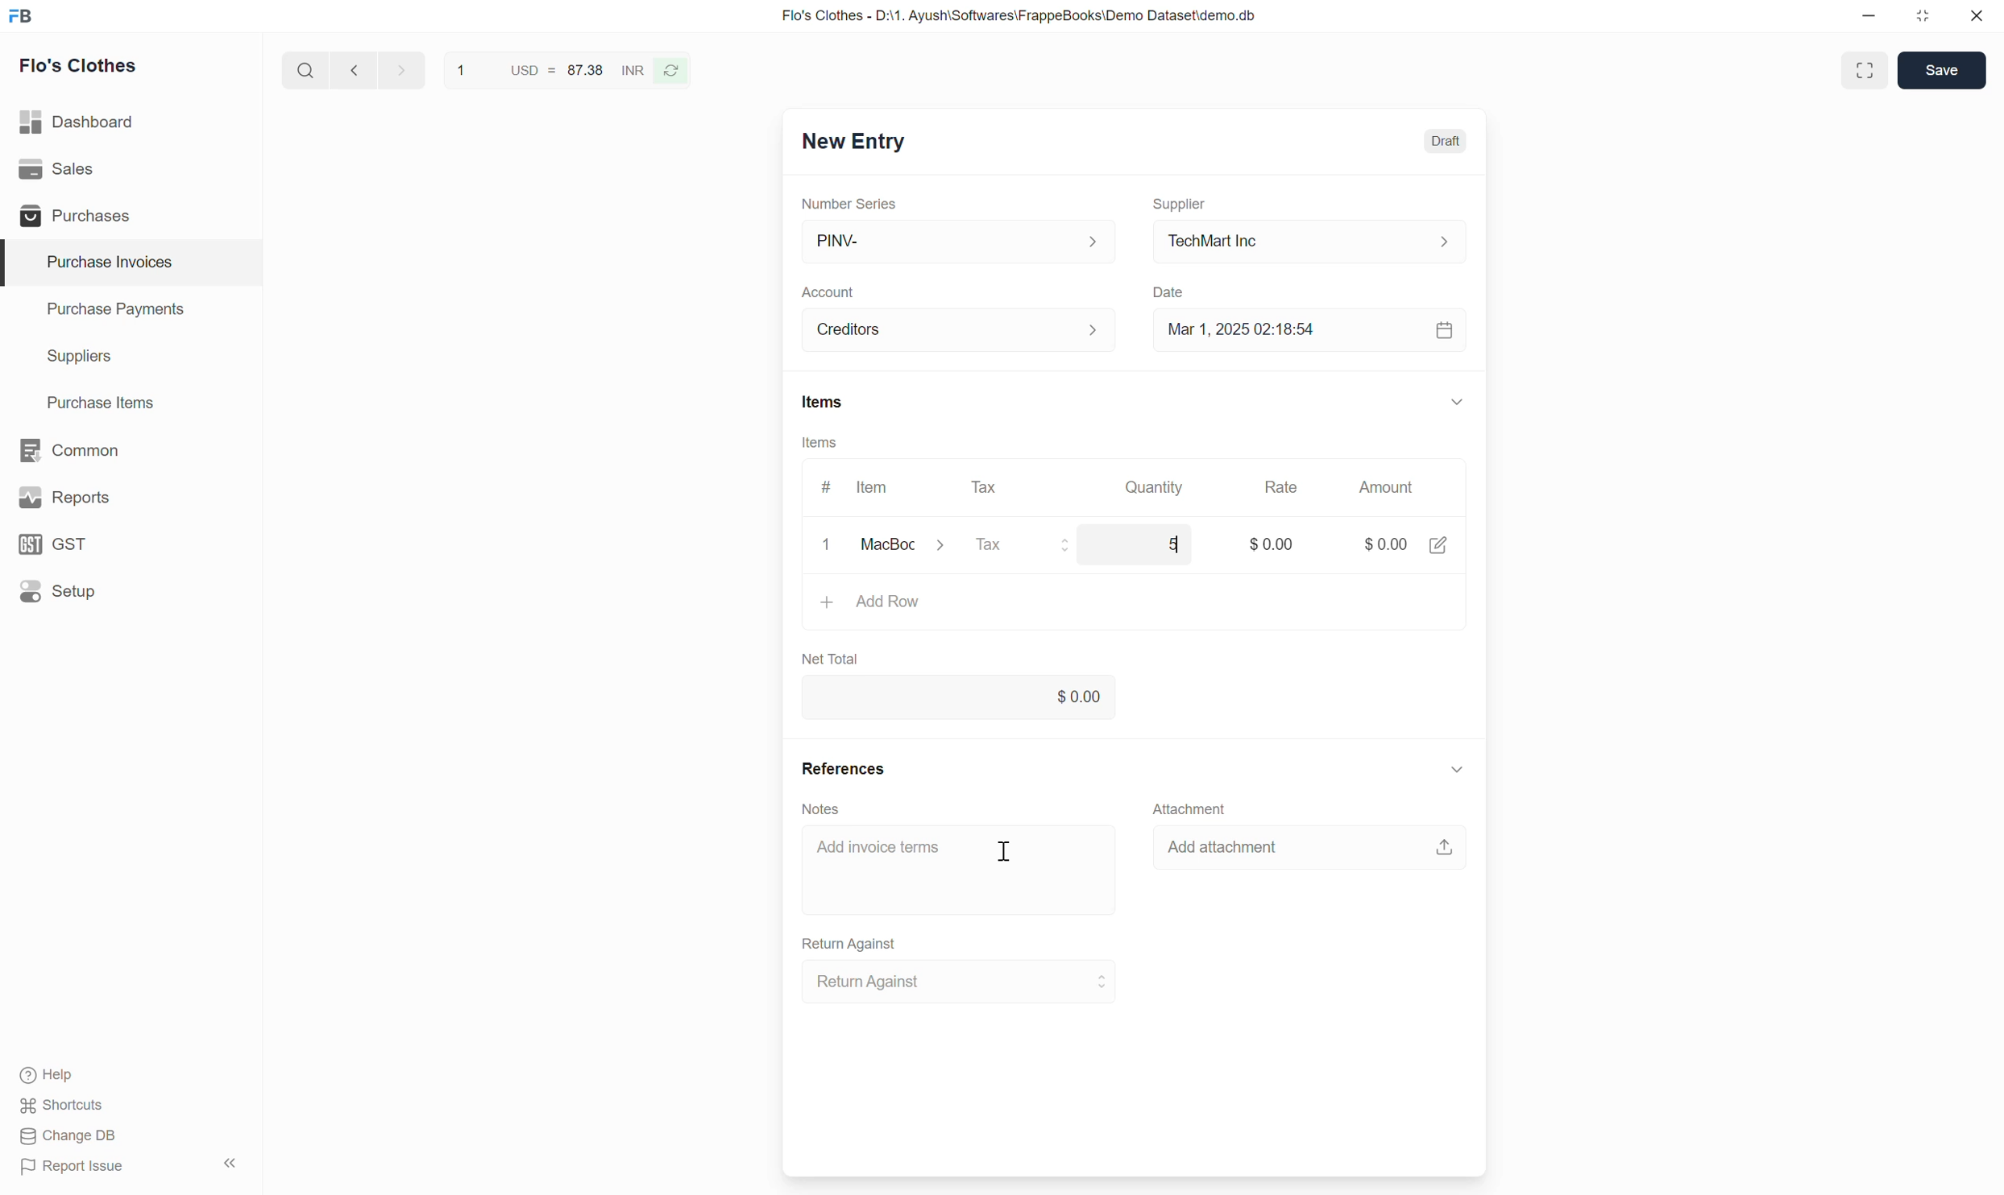 This screenshot has width=2004, height=1195. Describe the element at coordinates (959, 696) in the screenshot. I see `0.00` at that location.